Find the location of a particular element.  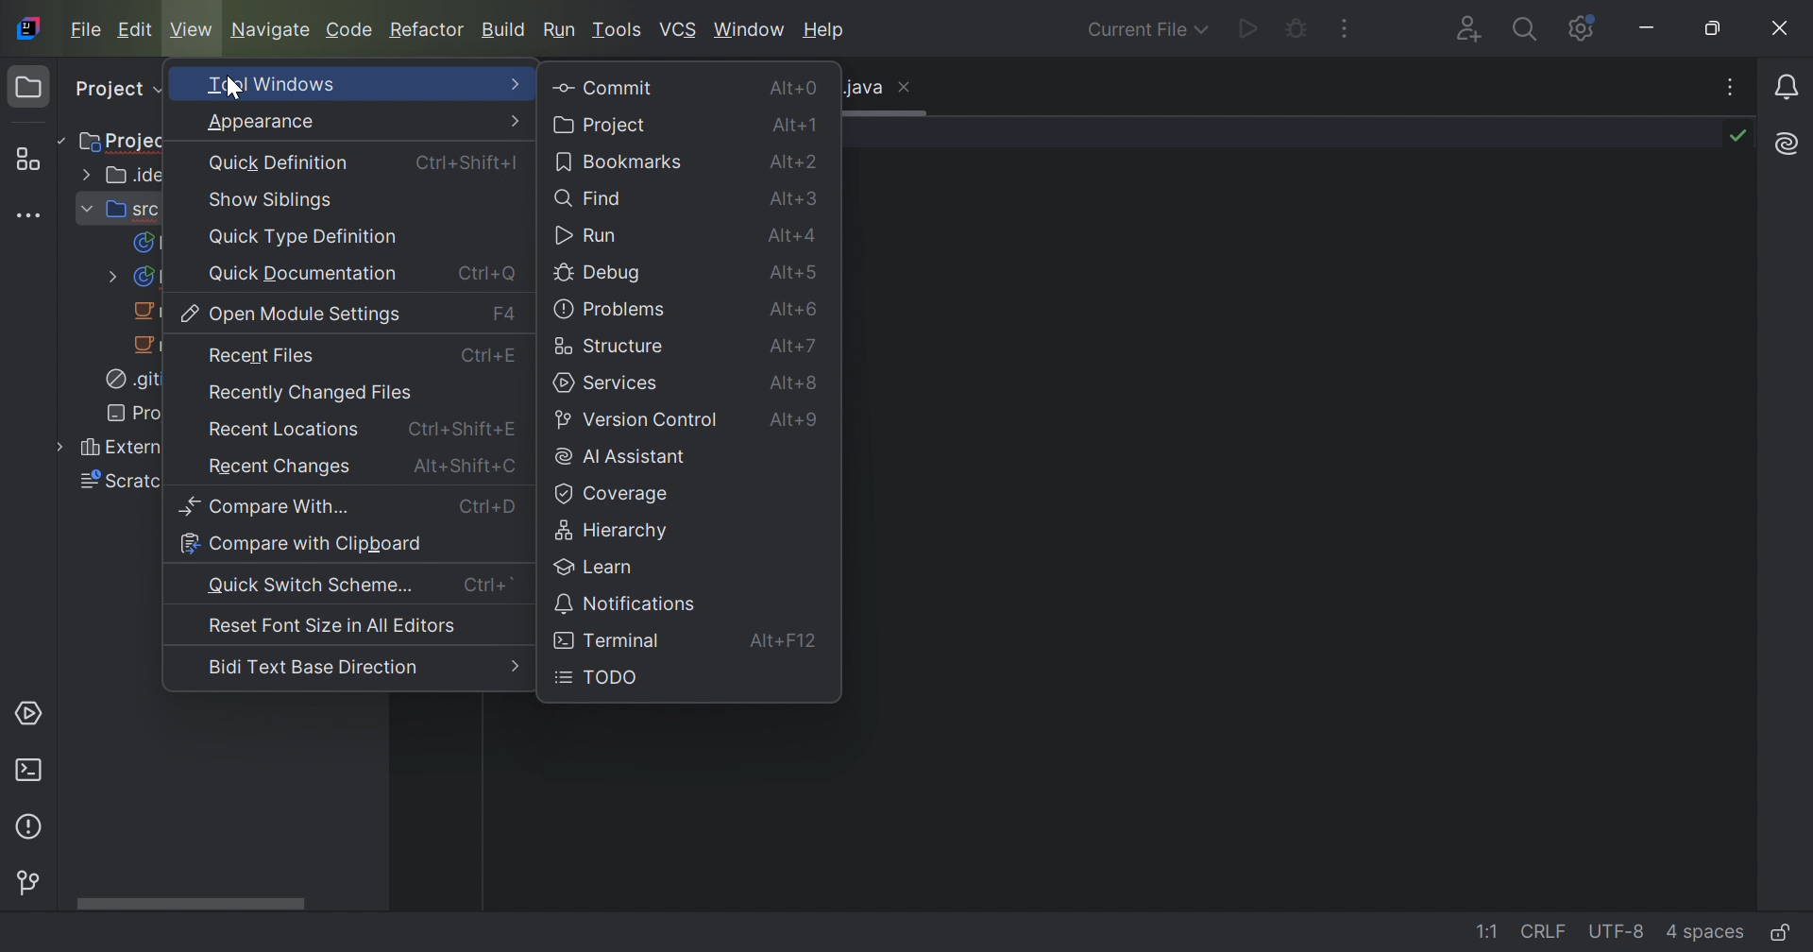

Alt+9 is located at coordinates (797, 423).